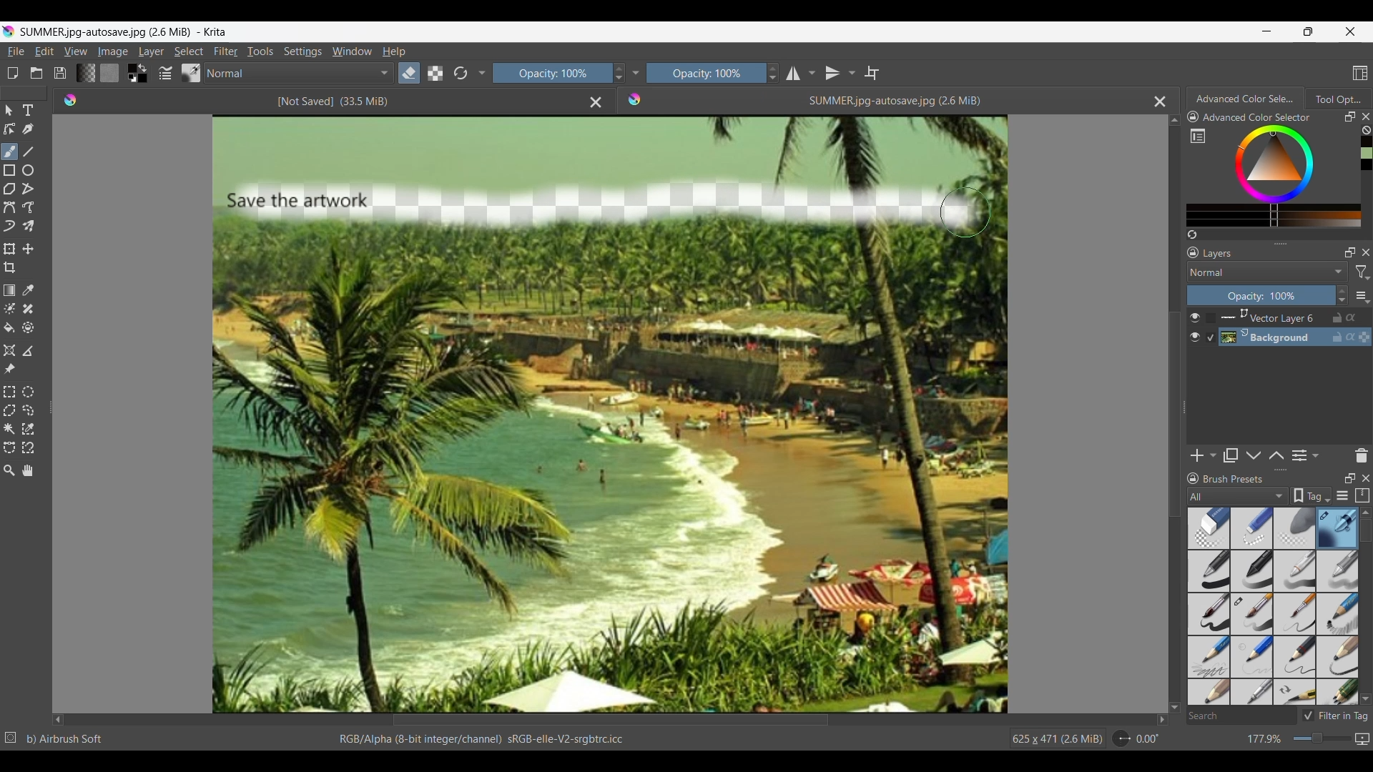  I want to click on b) Airbrush Soft, so click(65, 739).